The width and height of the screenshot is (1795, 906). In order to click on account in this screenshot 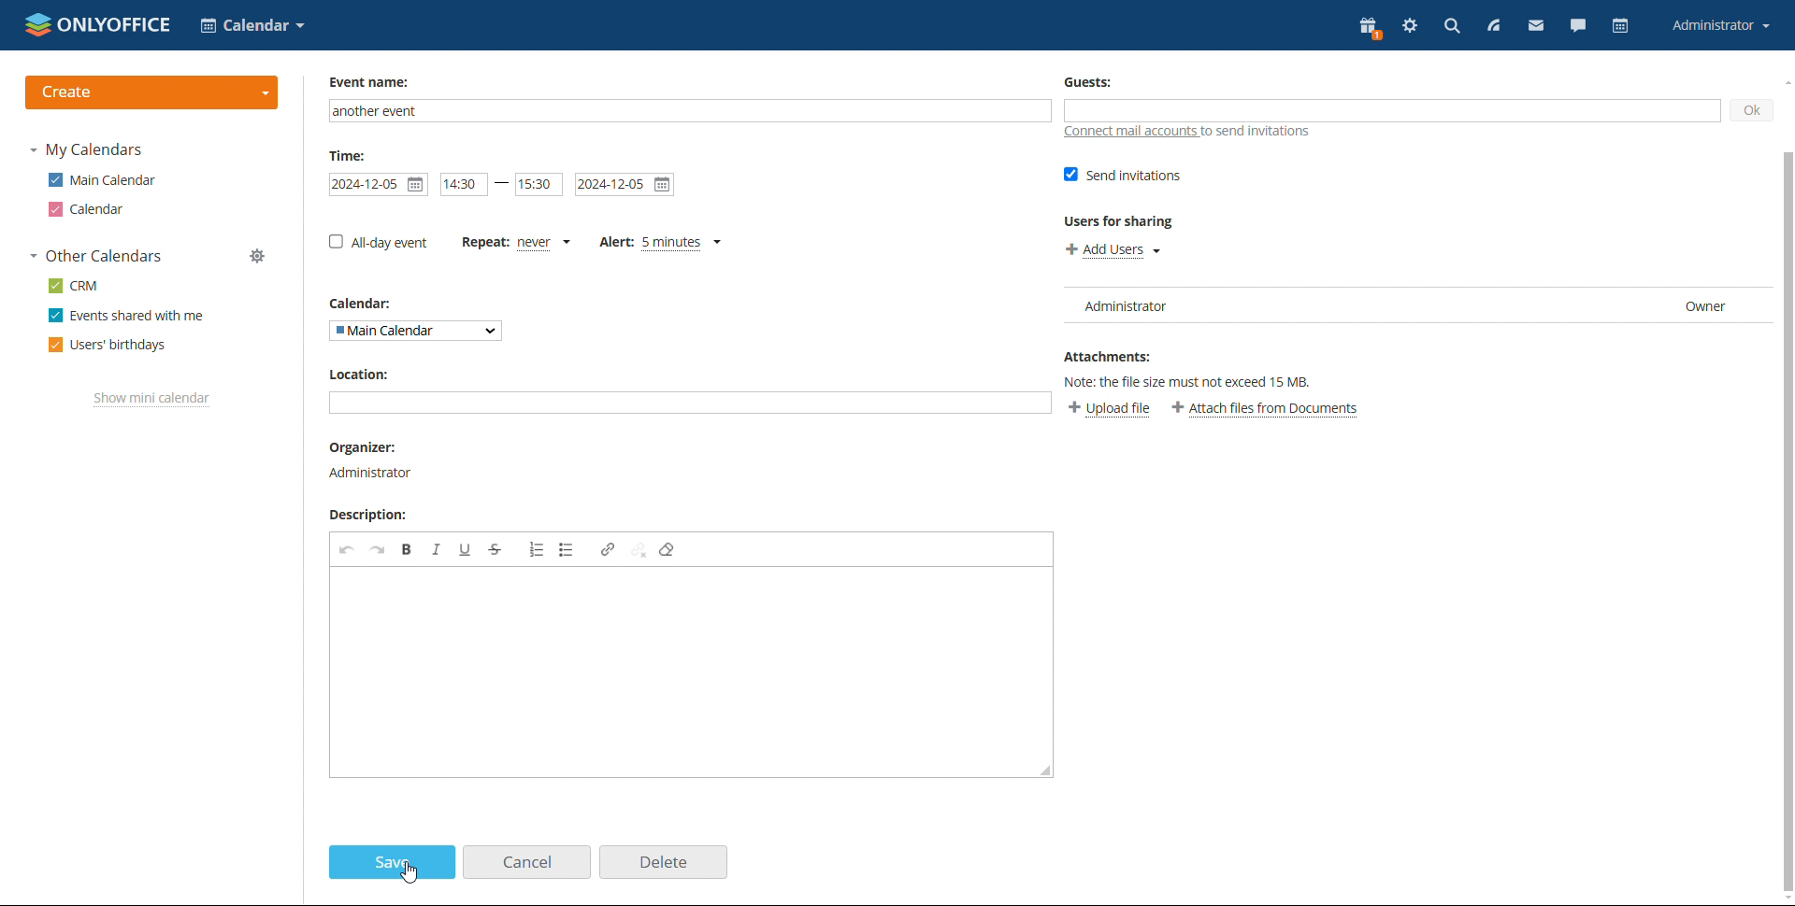, I will do `click(1719, 26)`.